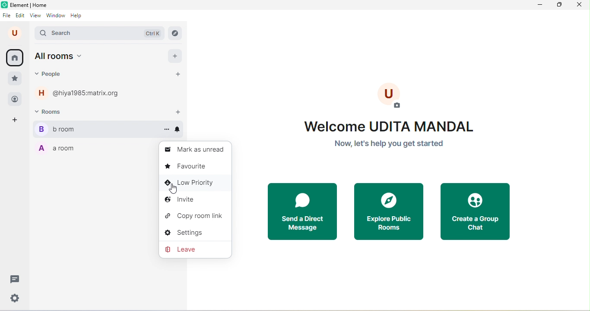 The height and width of the screenshot is (311, 590). What do you see at coordinates (178, 76) in the screenshot?
I see `start a chat` at bounding box center [178, 76].